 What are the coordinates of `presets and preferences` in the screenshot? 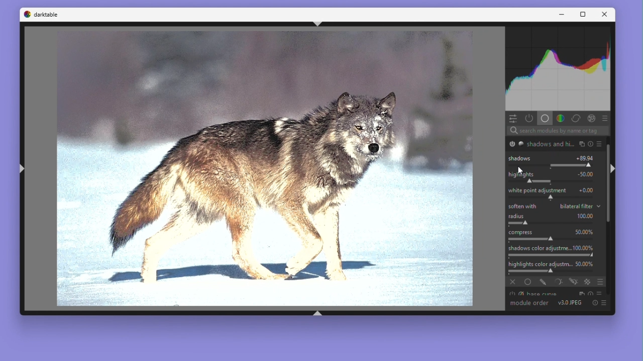 It's located at (606, 305).